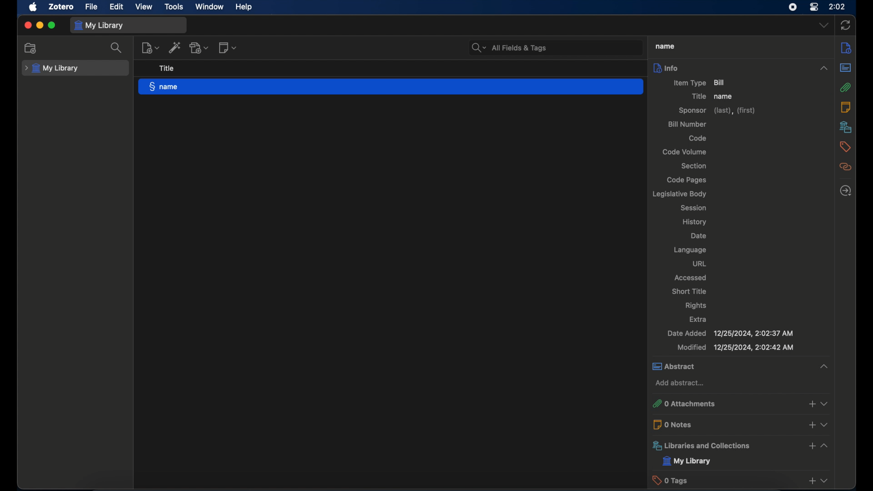 The image size is (873, 491). I want to click on help, so click(244, 7).